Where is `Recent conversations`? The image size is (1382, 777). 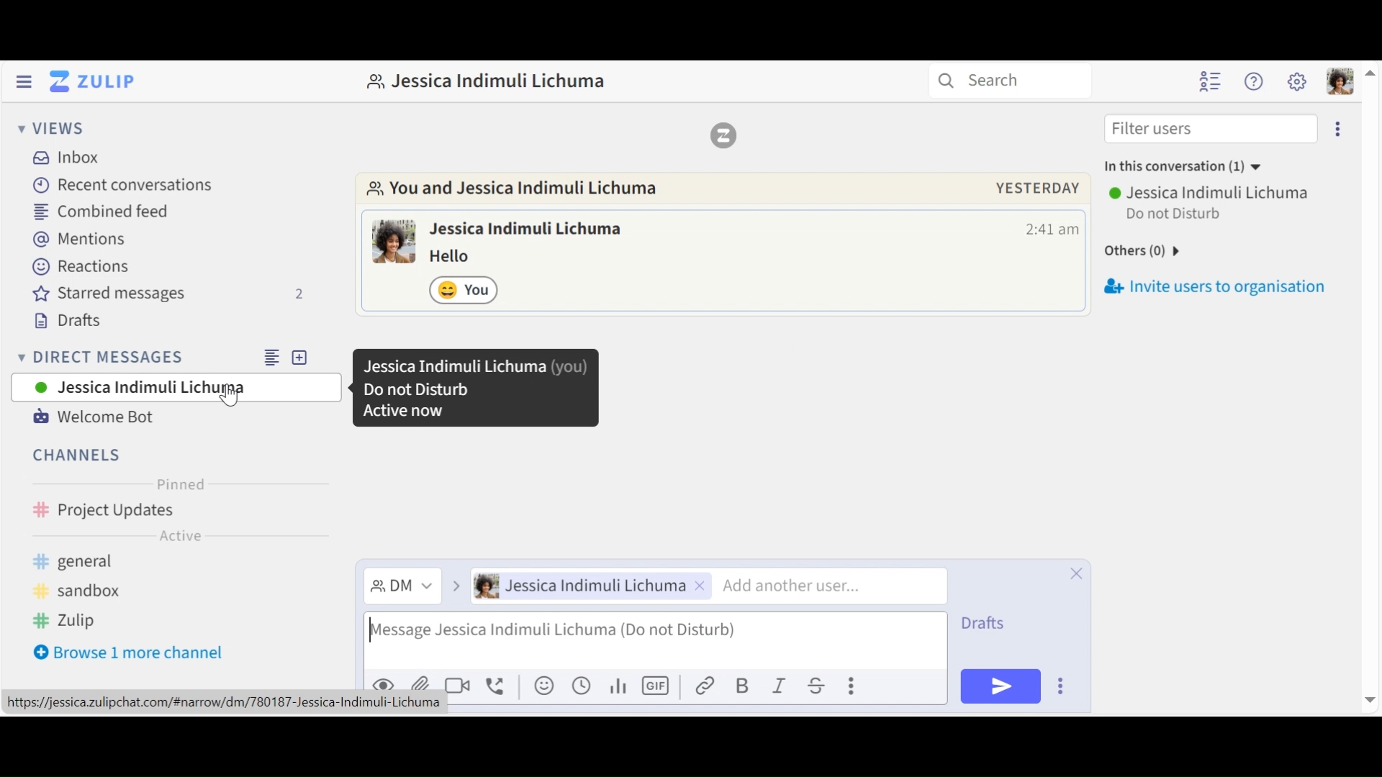 Recent conversations is located at coordinates (126, 186).